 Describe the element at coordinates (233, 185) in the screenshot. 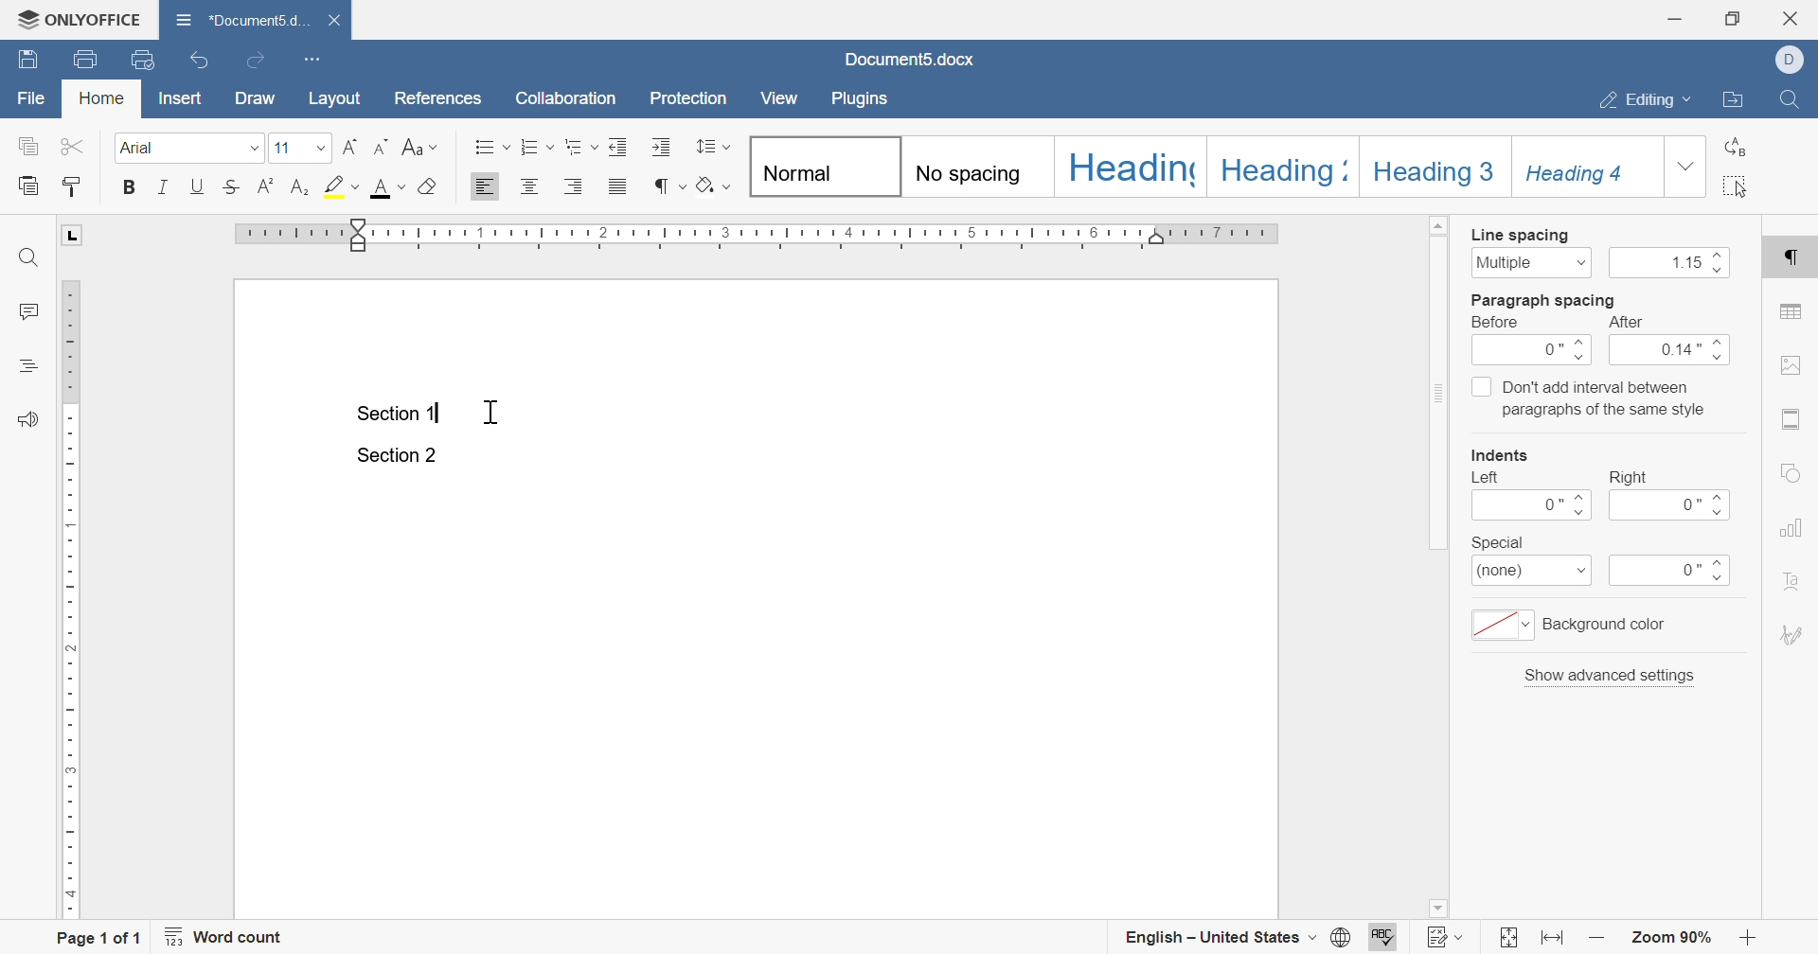

I see `strikethrough` at that location.